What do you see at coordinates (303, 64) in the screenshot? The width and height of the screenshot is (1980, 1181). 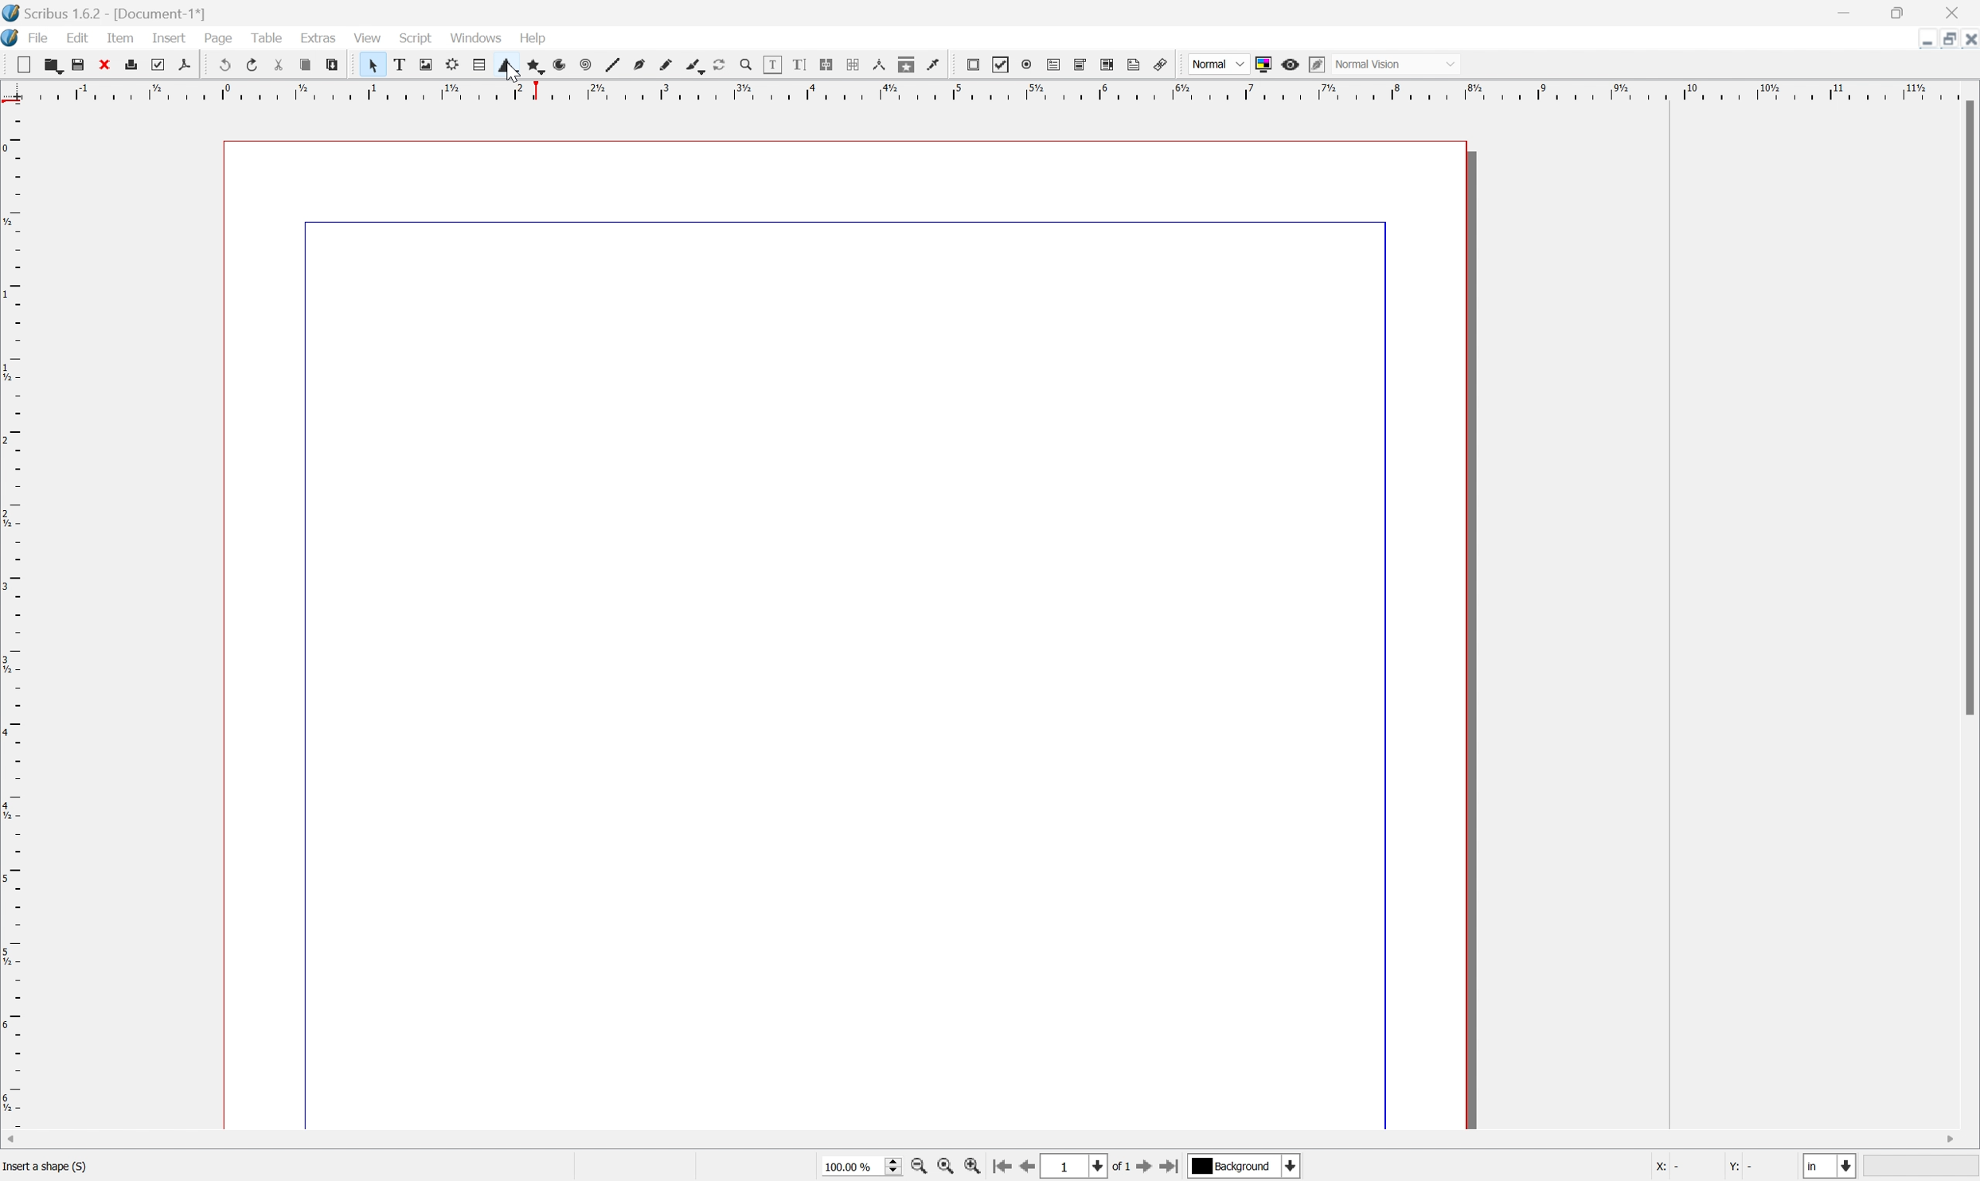 I see `Copy` at bounding box center [303, 64].